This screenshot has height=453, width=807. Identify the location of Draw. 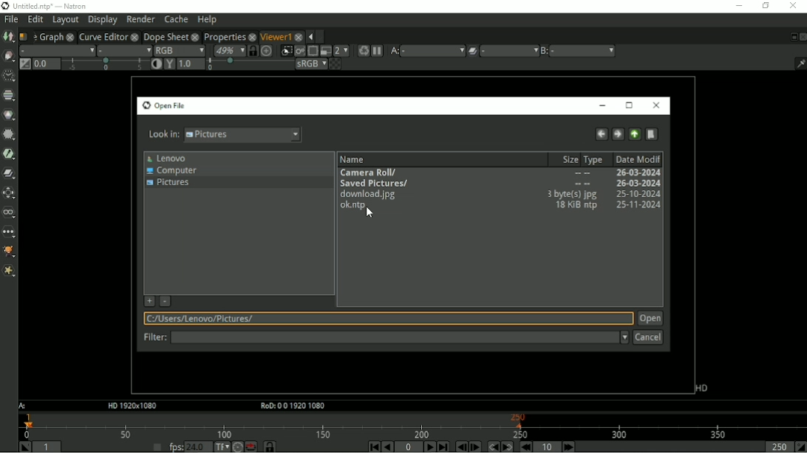
(9, 56).